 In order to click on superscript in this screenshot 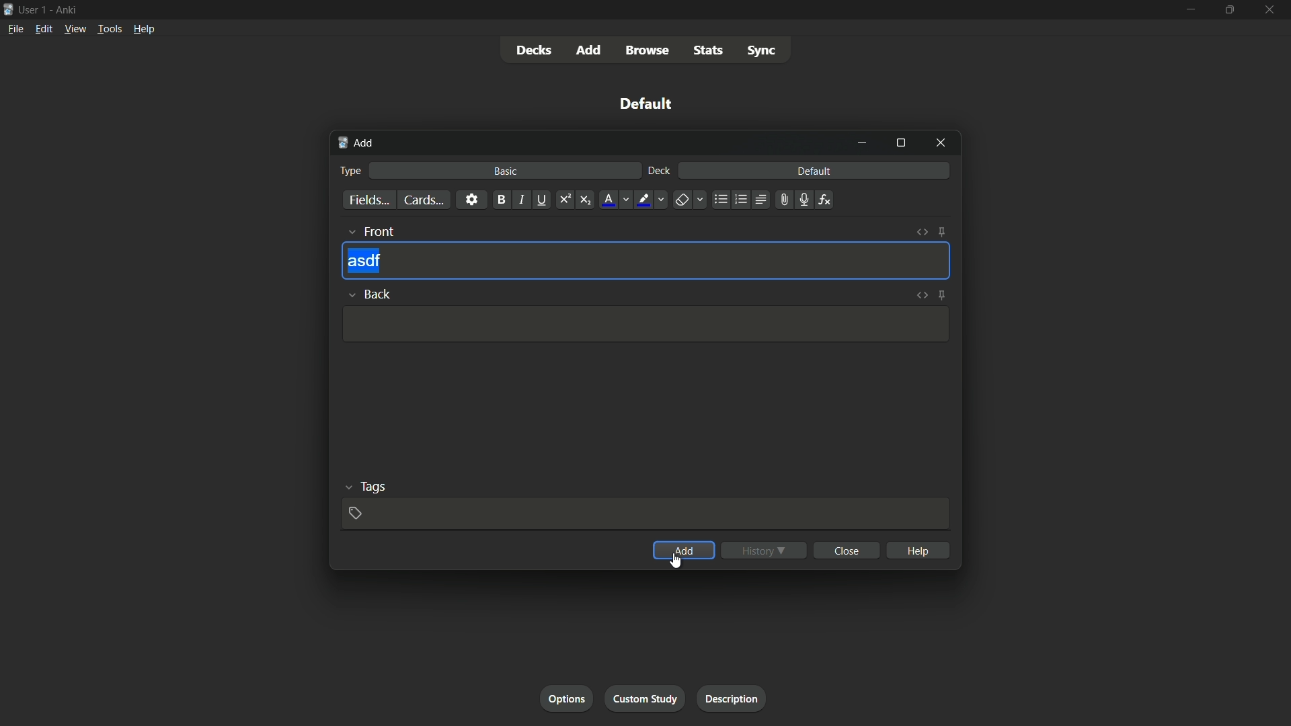, I will do `click(564, 200)`.